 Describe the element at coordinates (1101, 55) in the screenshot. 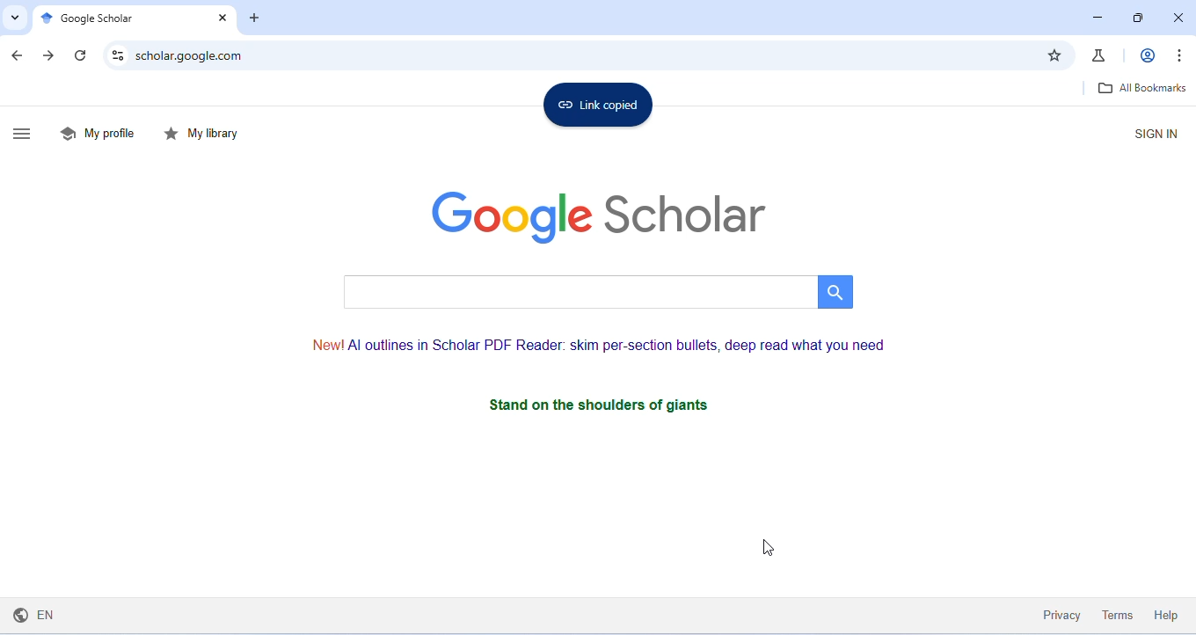

I see `chrome labs` at that location.